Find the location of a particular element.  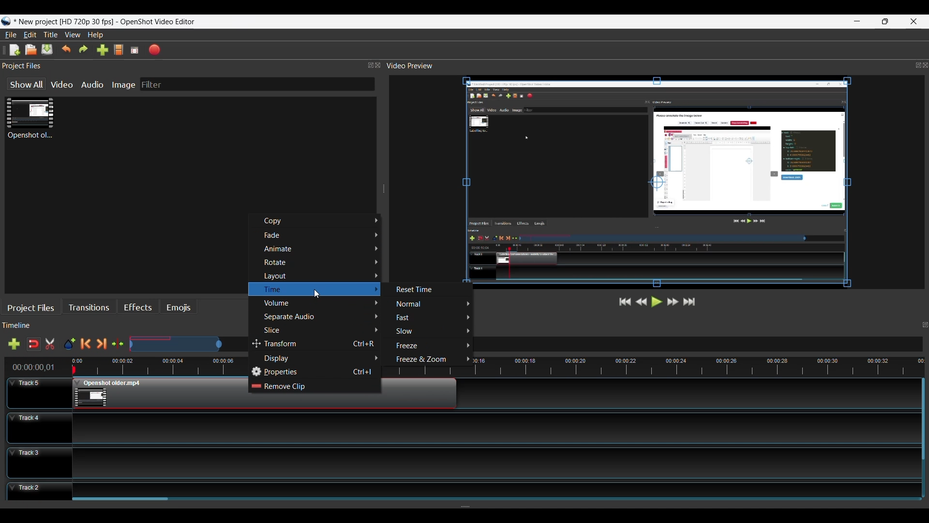

Edit is located at coordinates (30, 35).